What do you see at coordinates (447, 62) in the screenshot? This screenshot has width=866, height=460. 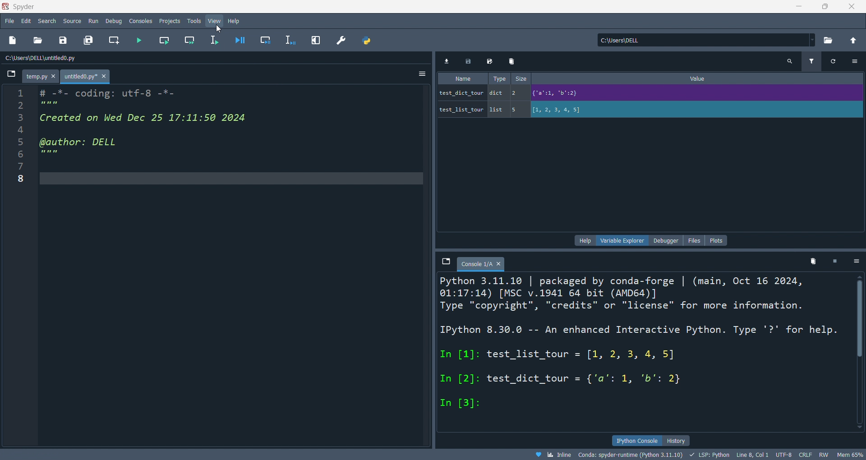 I see `import` at bounding box center [447, 62].